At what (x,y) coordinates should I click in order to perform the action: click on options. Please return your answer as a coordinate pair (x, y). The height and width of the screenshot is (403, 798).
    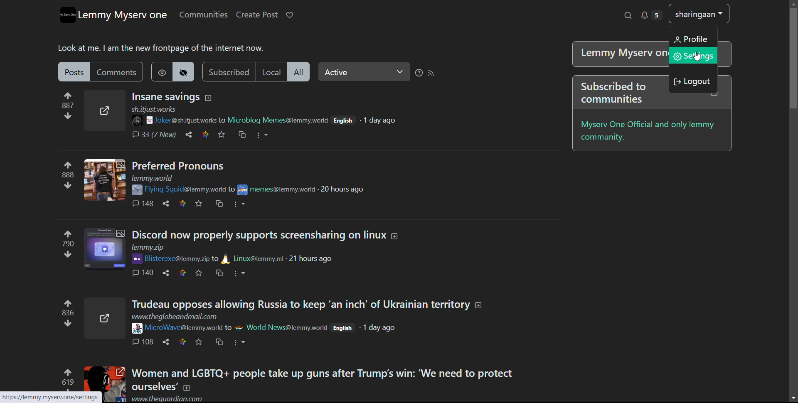
    Looking at the image, I should click on (240, 273).